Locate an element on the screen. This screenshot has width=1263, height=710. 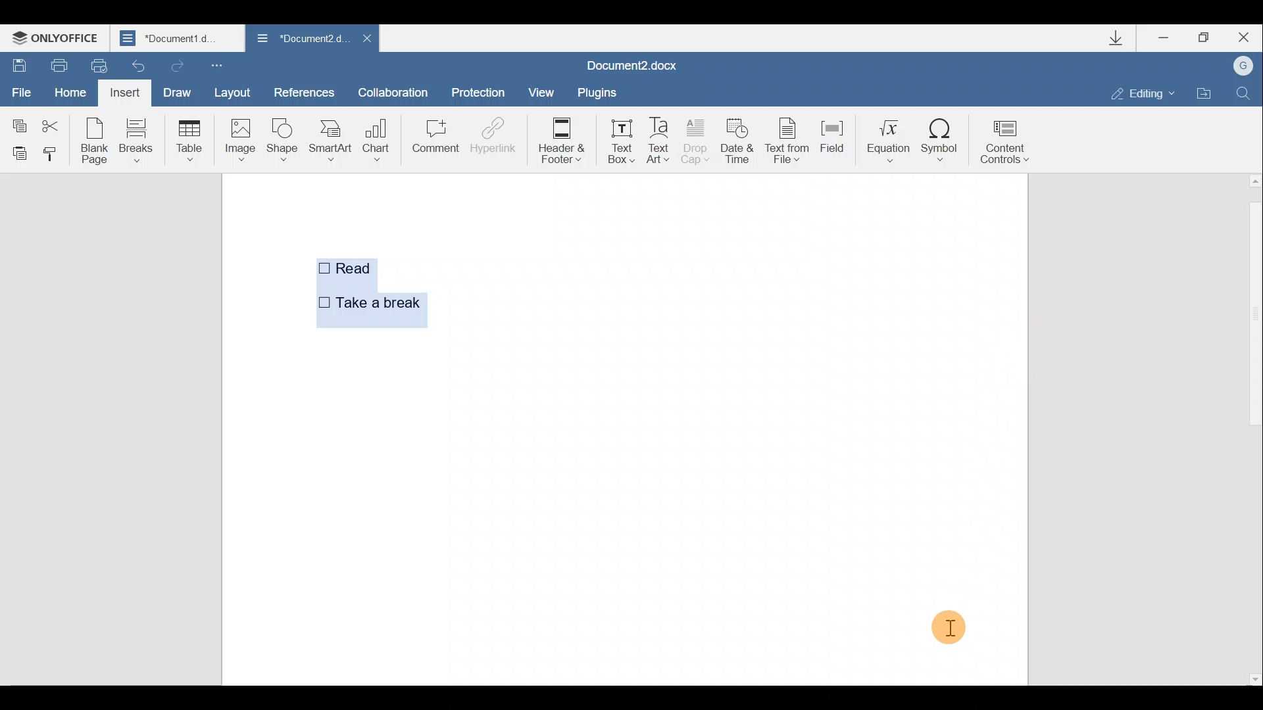
Insert is located at coordinates (123, 92).